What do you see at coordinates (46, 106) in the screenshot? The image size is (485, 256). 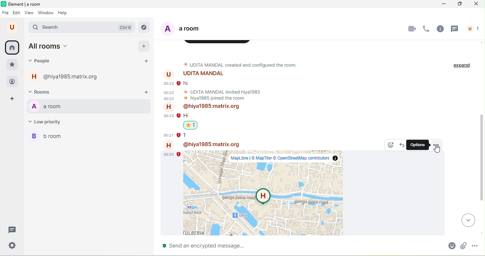 I see `a room` at bounding box center [46, 106].